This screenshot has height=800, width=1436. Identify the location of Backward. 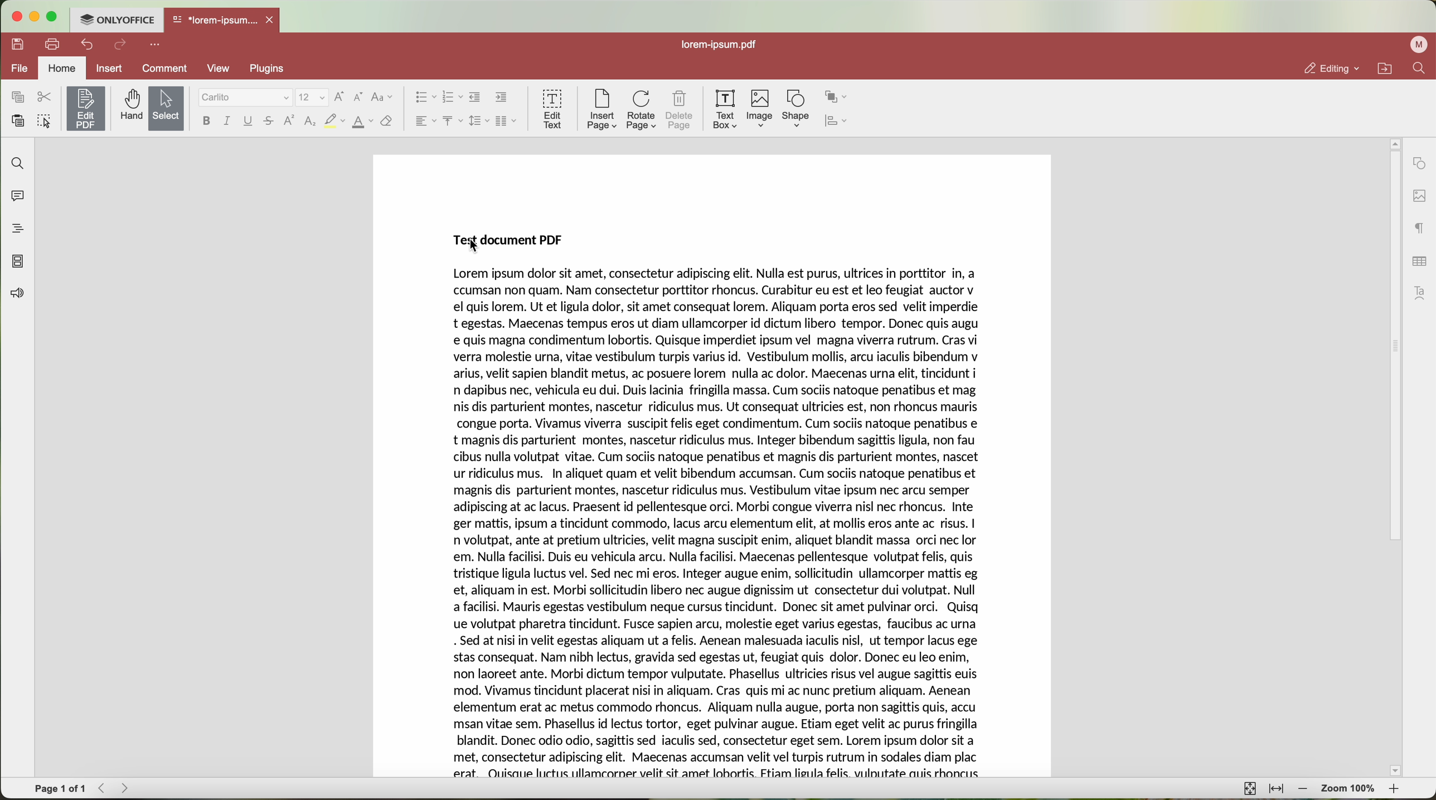
(104, 788).